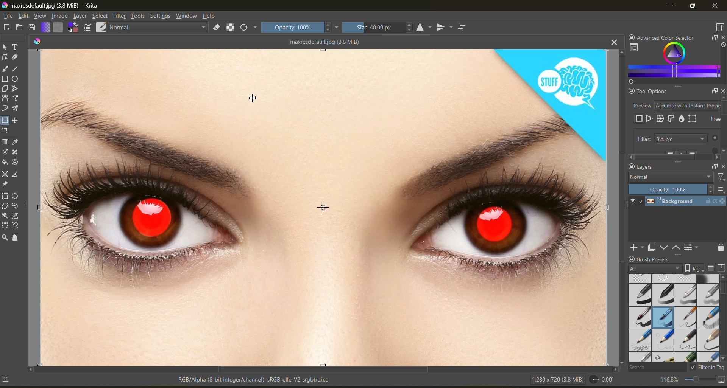 This screenshot has height=388, width=727. Describe the element at coordinates (15, 89) in the screenshot. I see `tool` at that location.